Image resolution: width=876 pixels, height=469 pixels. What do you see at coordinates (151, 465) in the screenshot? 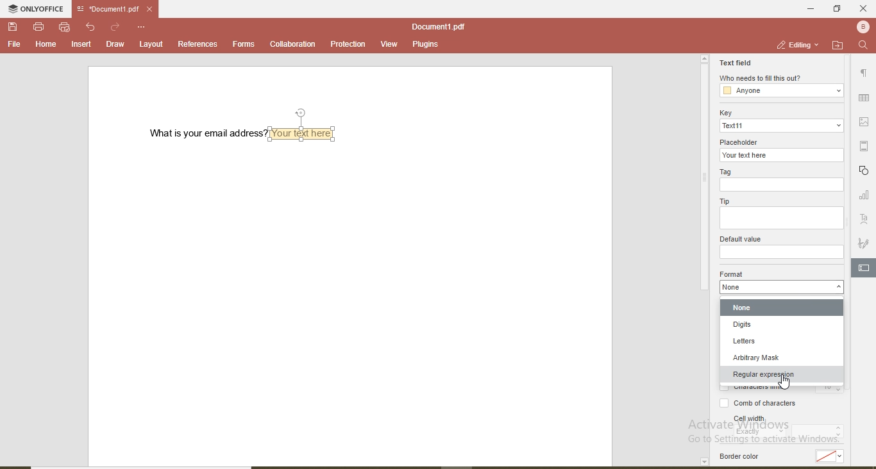
I see `horizontal scroll bar` at bounding box center [151, 465].